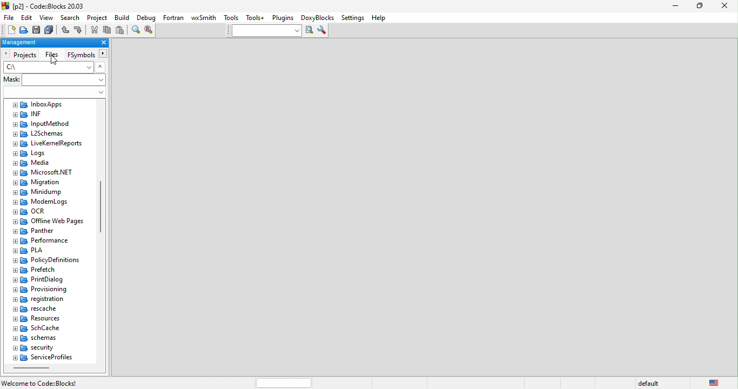 The height and width of the screenshot is (389, 738). What do you see at coordinates (93, 30) in the screenshot?
I see `cut` at bounding box center [93, 30].